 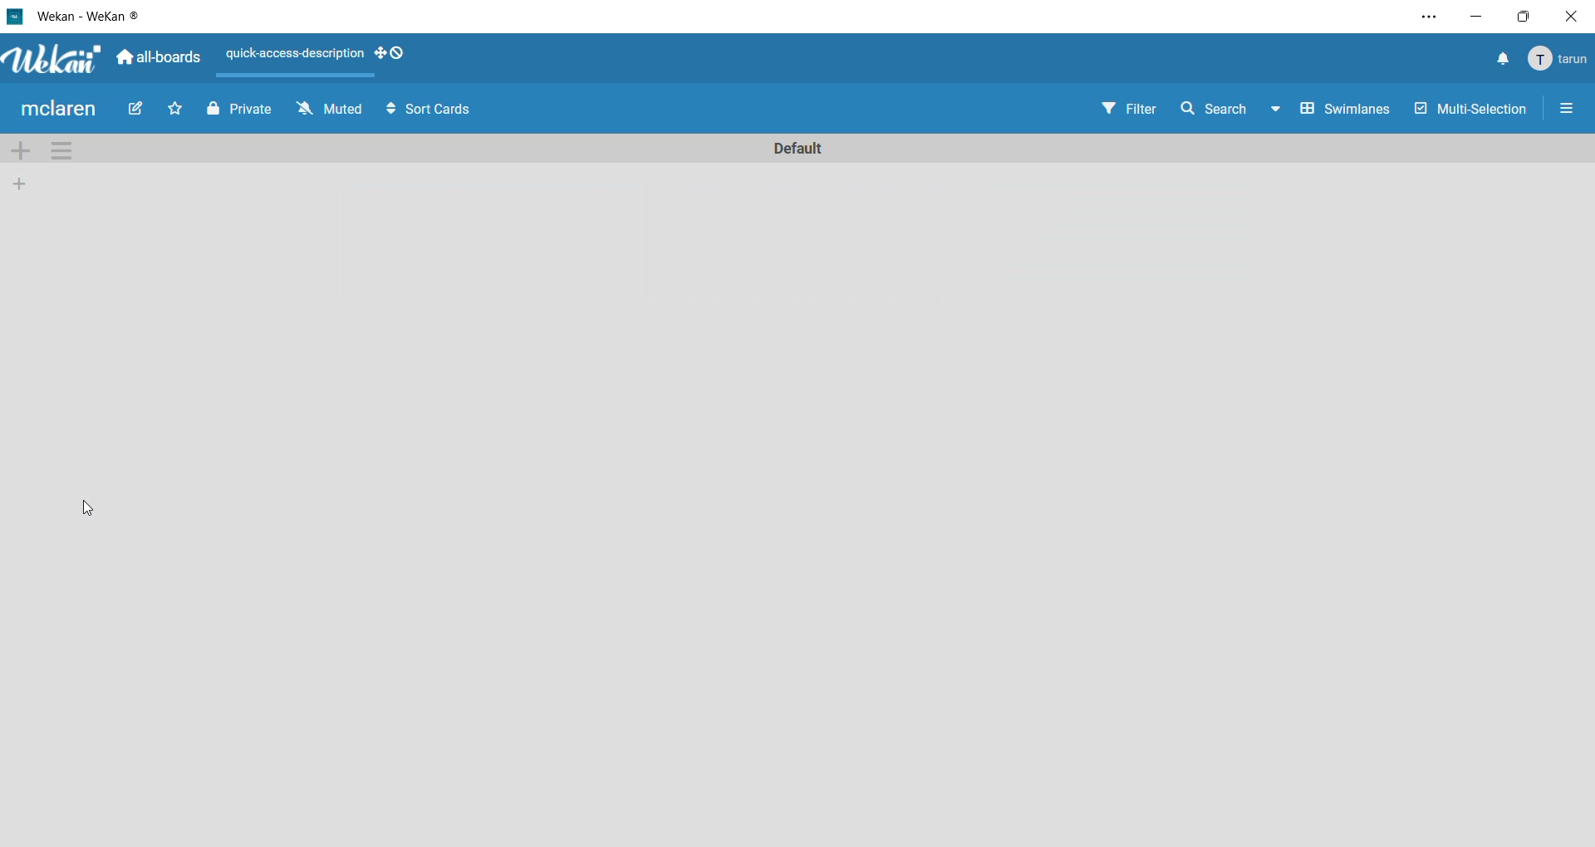 I want to click on sort cards, so click(x=425, y=111).